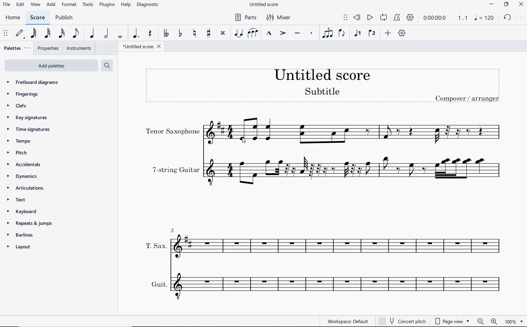  I want to click on INSTRUMENT: GUIT, so click(322, 285).